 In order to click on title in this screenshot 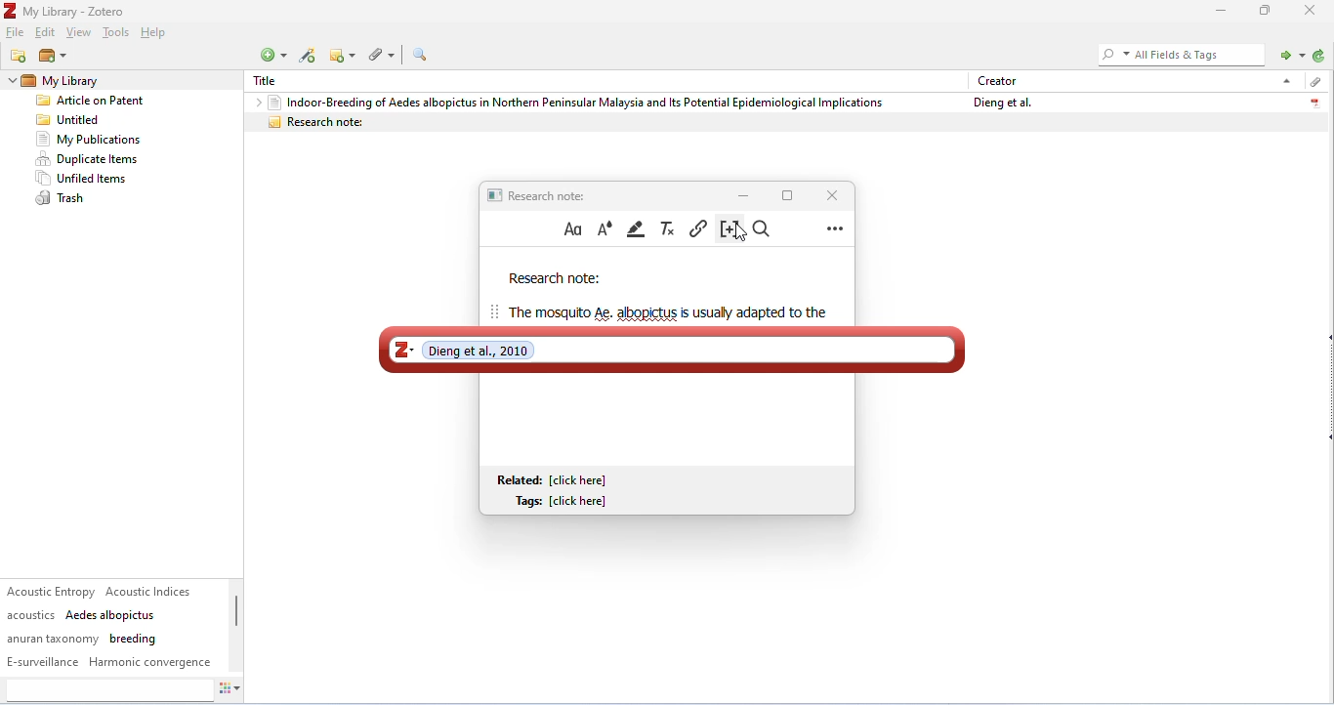, I will do `click(271, 81)`.